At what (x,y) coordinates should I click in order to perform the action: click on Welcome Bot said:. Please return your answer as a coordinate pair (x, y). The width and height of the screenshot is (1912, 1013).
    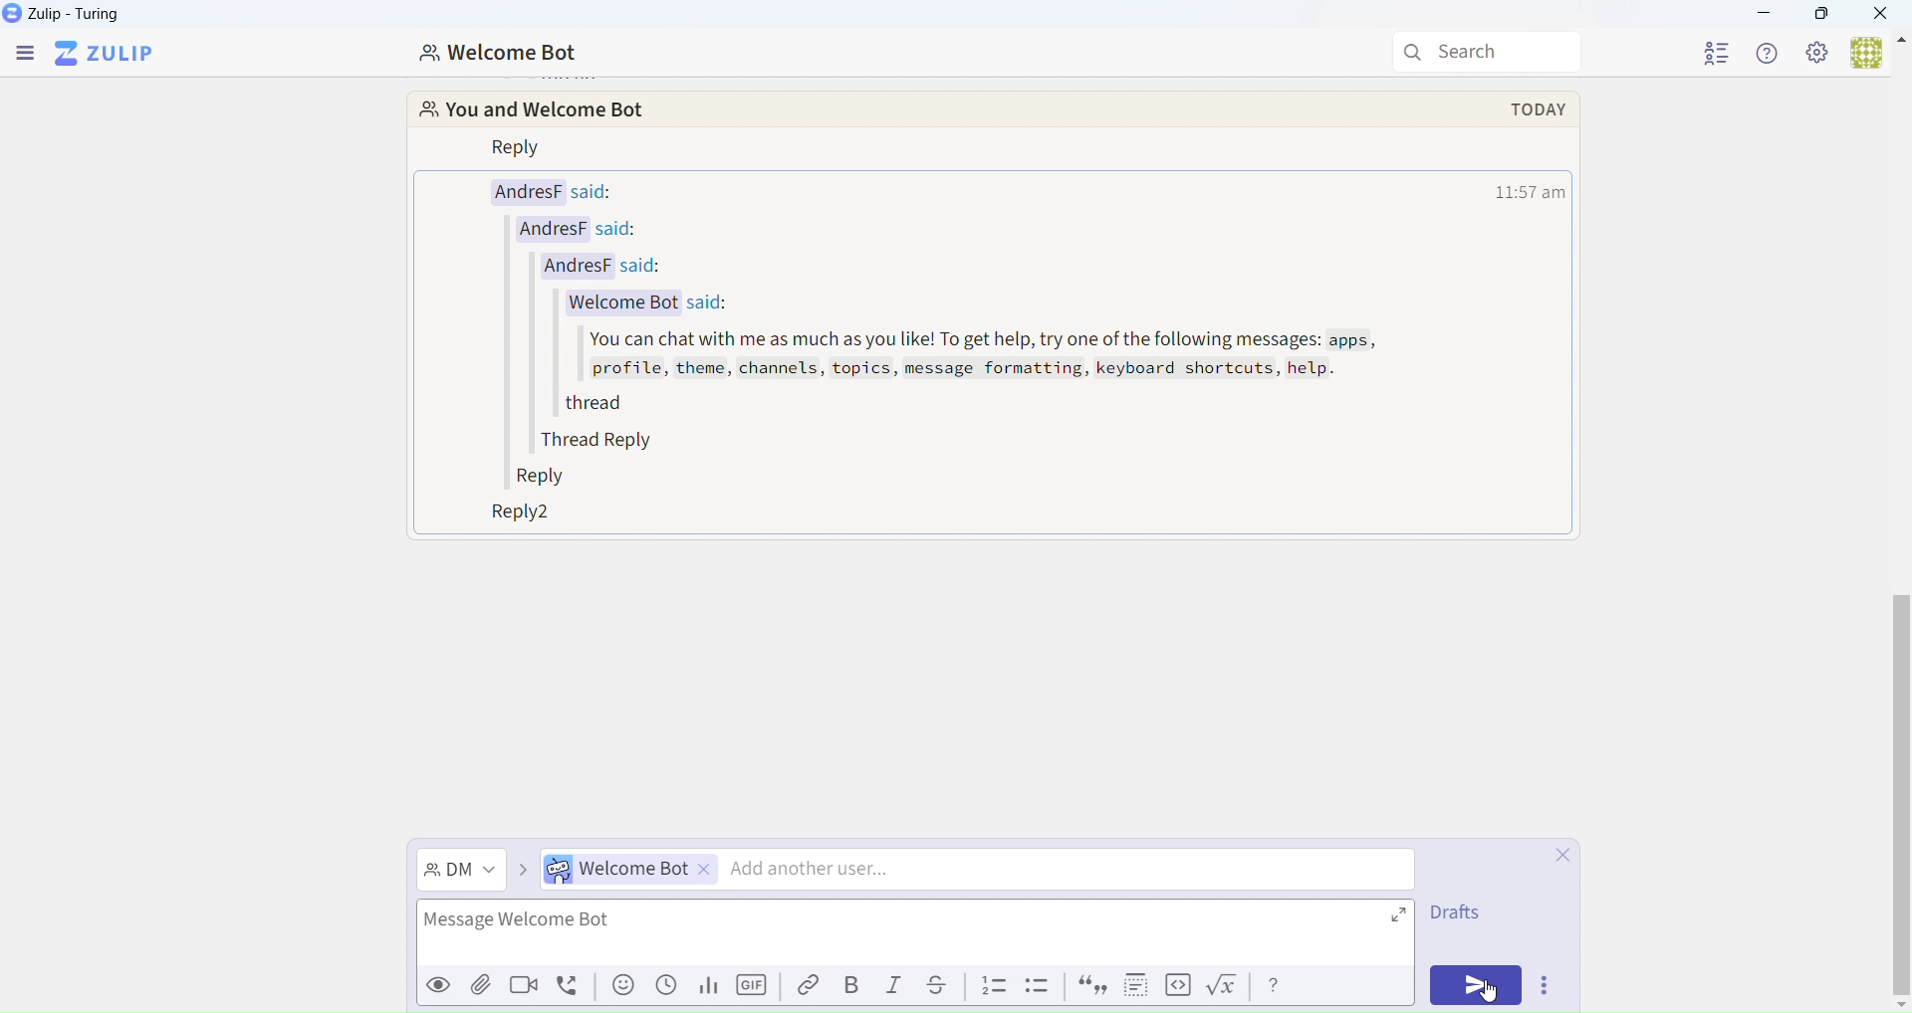
    Looking at the image, I should click on (644, 303).